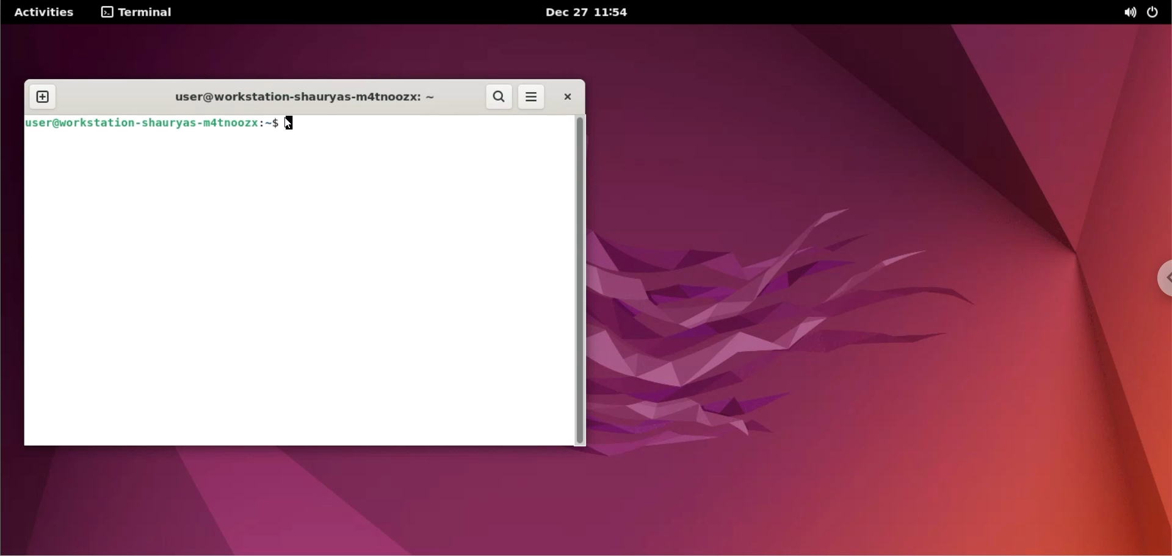  Describe the element at coordinates (568, 96) in the screenshot. I see `close` at that location.